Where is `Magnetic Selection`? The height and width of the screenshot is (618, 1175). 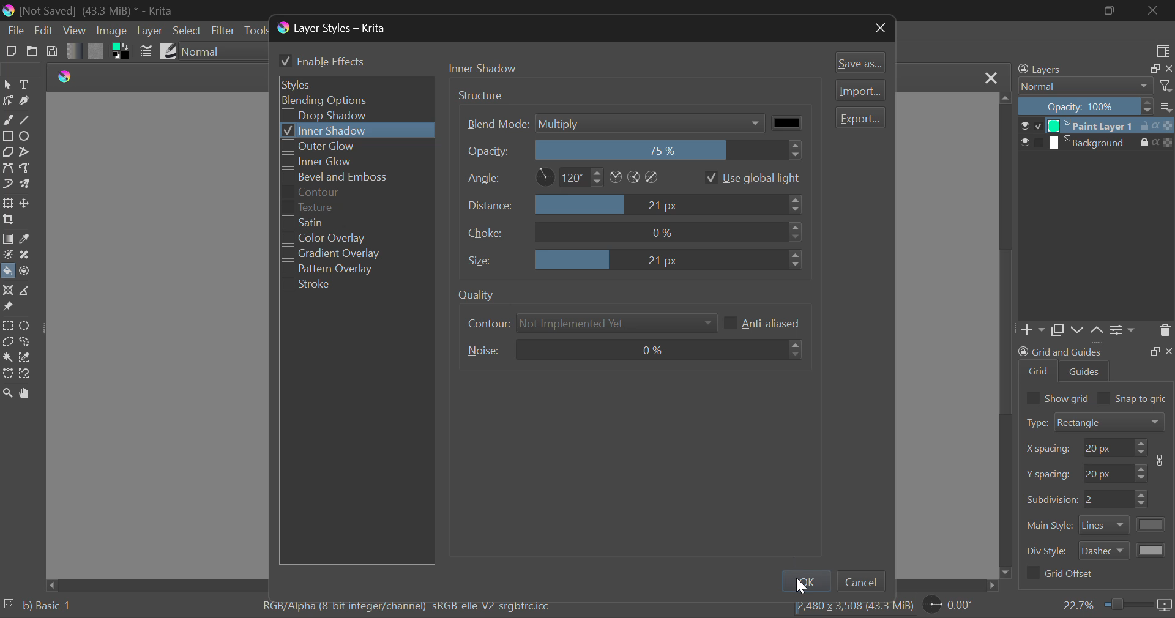 Magnetic Selection is located at coordinates (27, 373).